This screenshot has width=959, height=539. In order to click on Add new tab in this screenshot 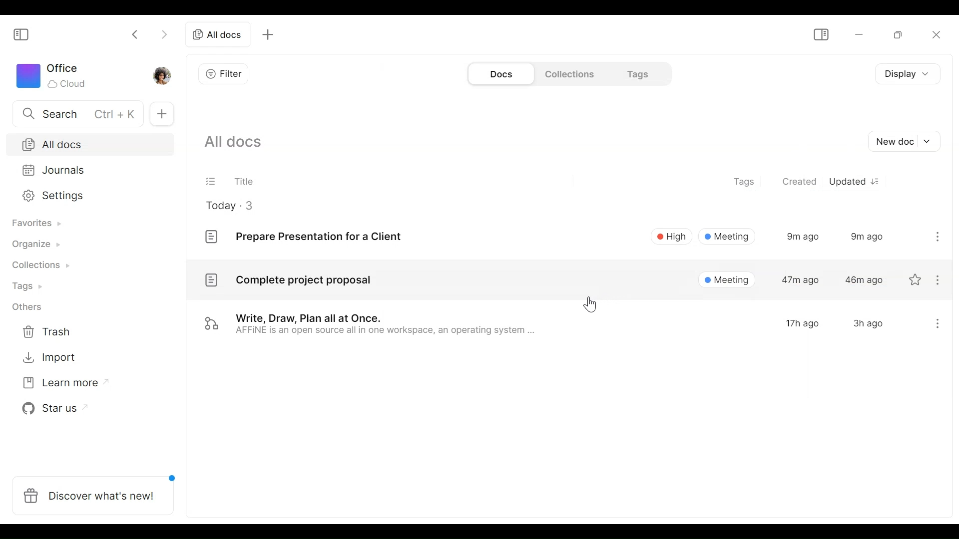, I will do `click(271, 35)`.